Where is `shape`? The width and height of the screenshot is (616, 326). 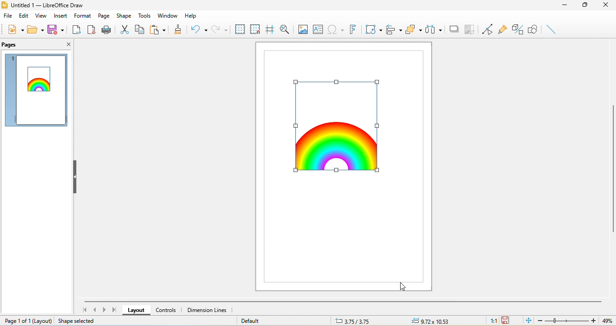 shape is located at coordinates (124, 15).